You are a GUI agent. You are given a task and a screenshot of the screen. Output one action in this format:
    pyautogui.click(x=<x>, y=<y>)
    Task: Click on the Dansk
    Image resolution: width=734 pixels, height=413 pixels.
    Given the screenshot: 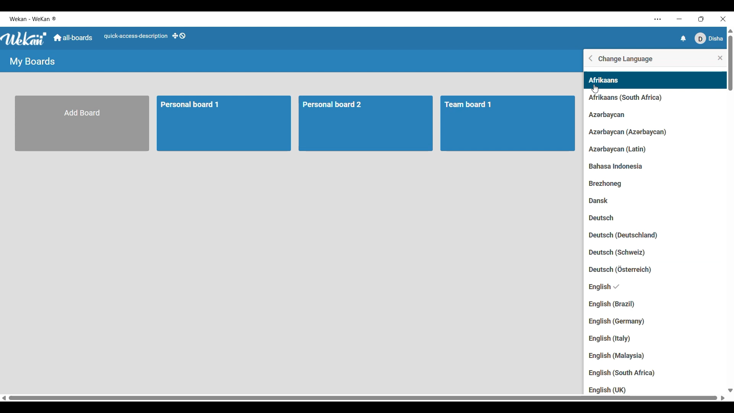 What is the action you would take?
    pyautogui.click(x=601, y=201)
    